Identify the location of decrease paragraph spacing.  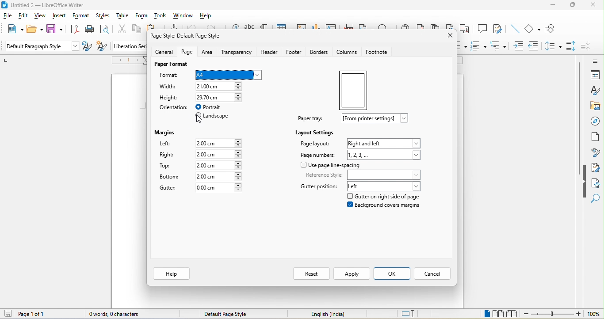
(589, 46).